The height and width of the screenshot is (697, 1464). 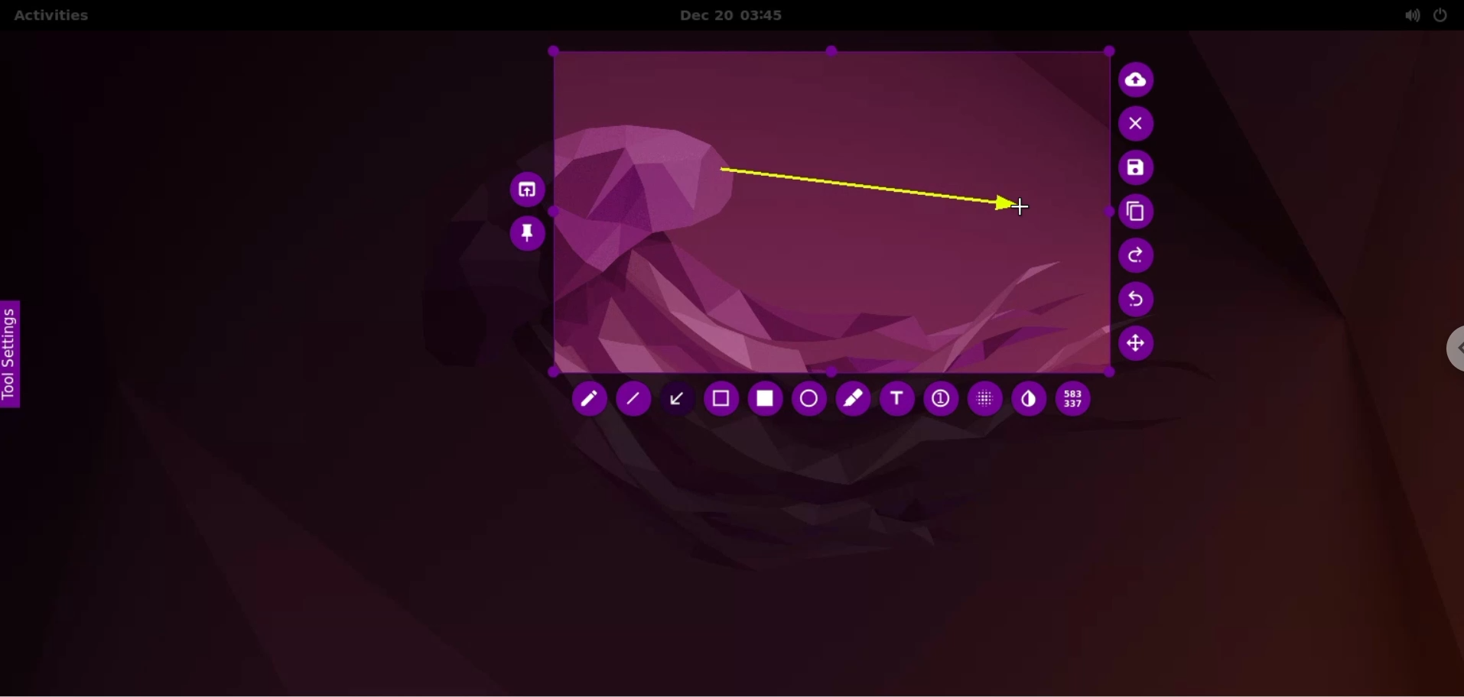 What do you see at coordinates (1140, 300) in the screenshot?
I see `undo` at bounding box center [1140, 300].